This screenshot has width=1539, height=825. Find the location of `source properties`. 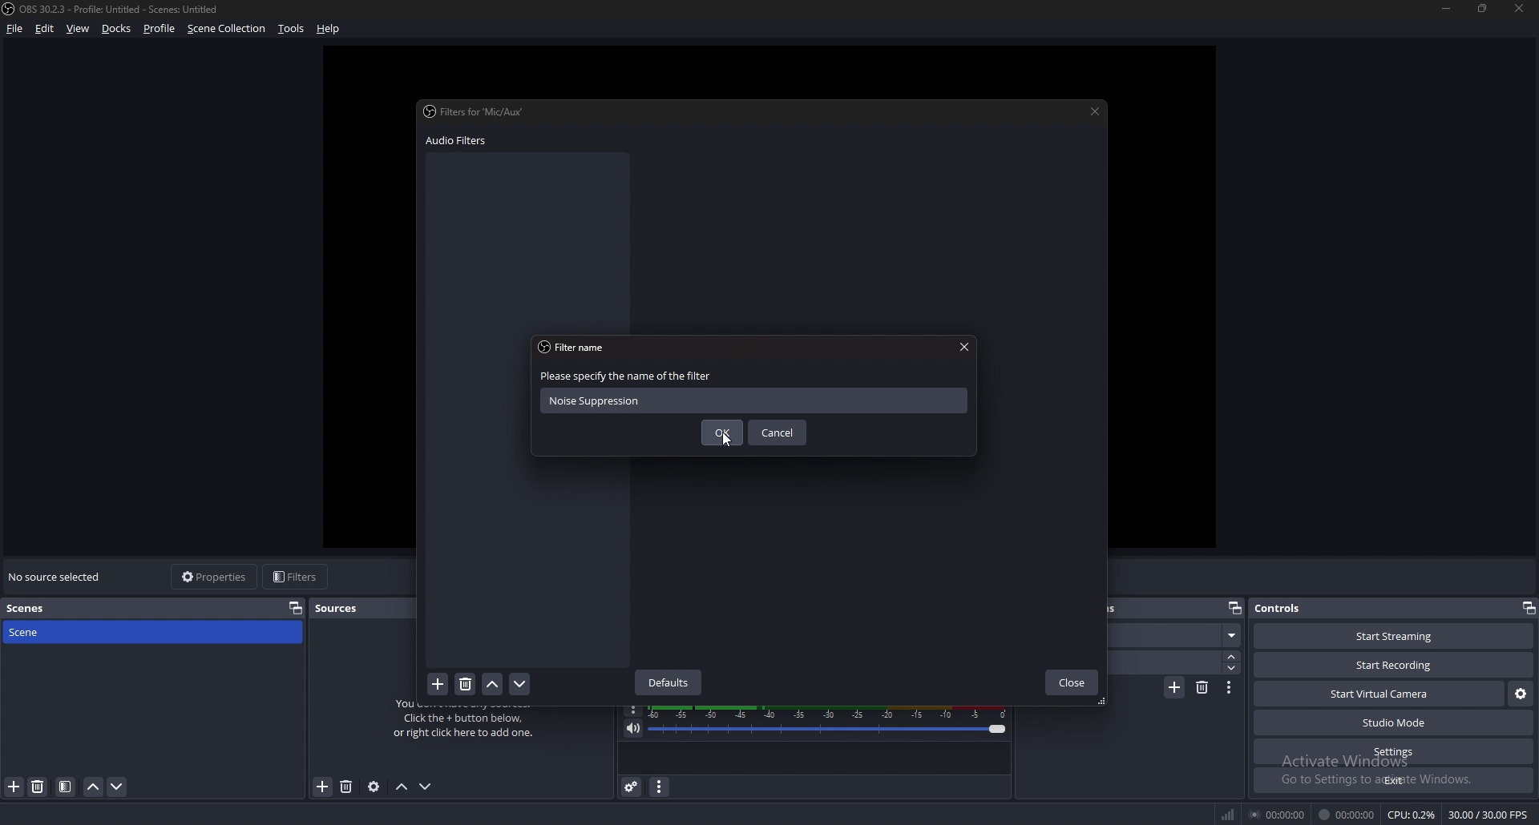

source properties is located at coordinates (374, 787).